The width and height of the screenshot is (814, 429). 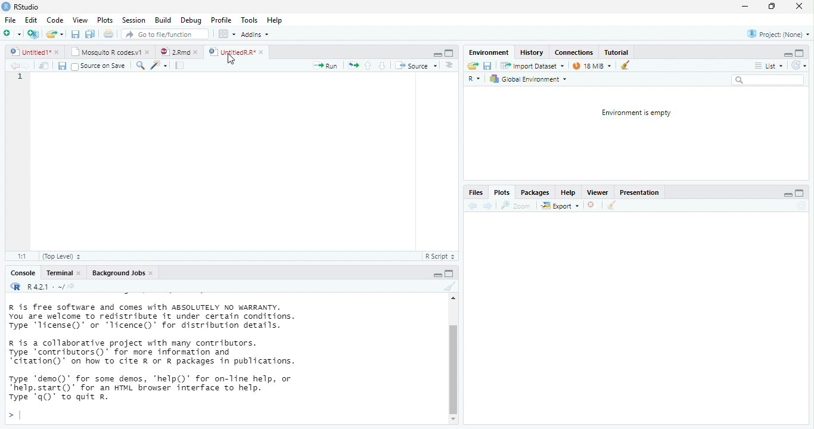 What do you see at coordinates (560, 206) in the screenshot?
I see `export` at bounding box center [560, 206].